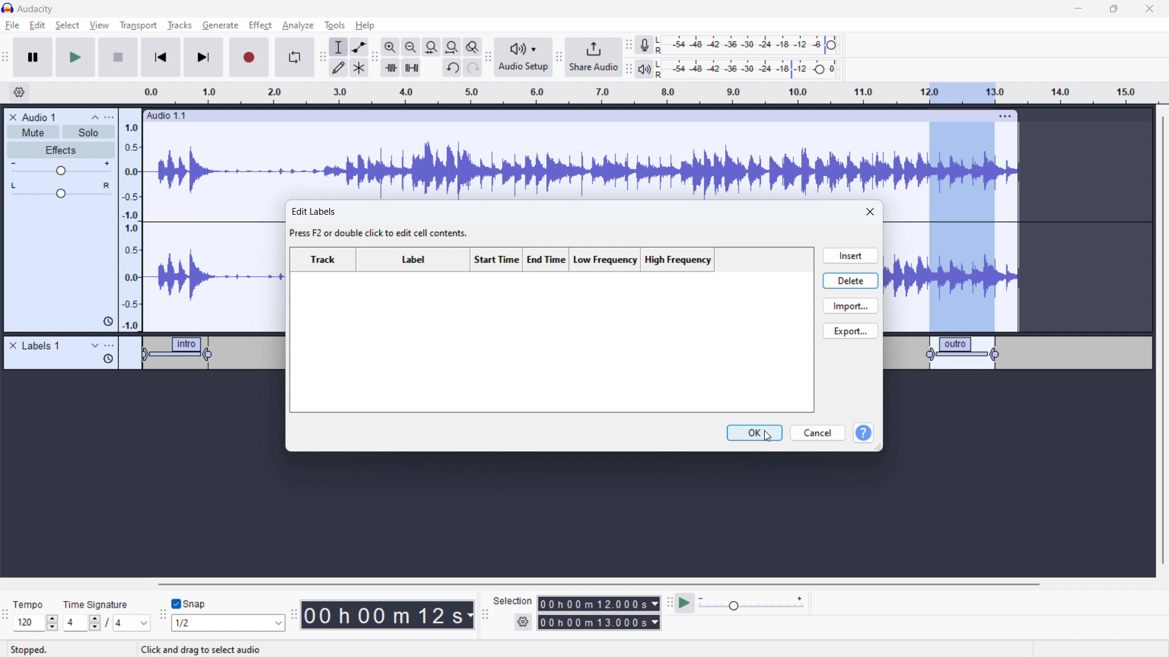 The image size is (1169, 657). What do you see at coordinates (472, 47) in the screenshot?
I see `toggle zoom` at bounding box center [472, 47].